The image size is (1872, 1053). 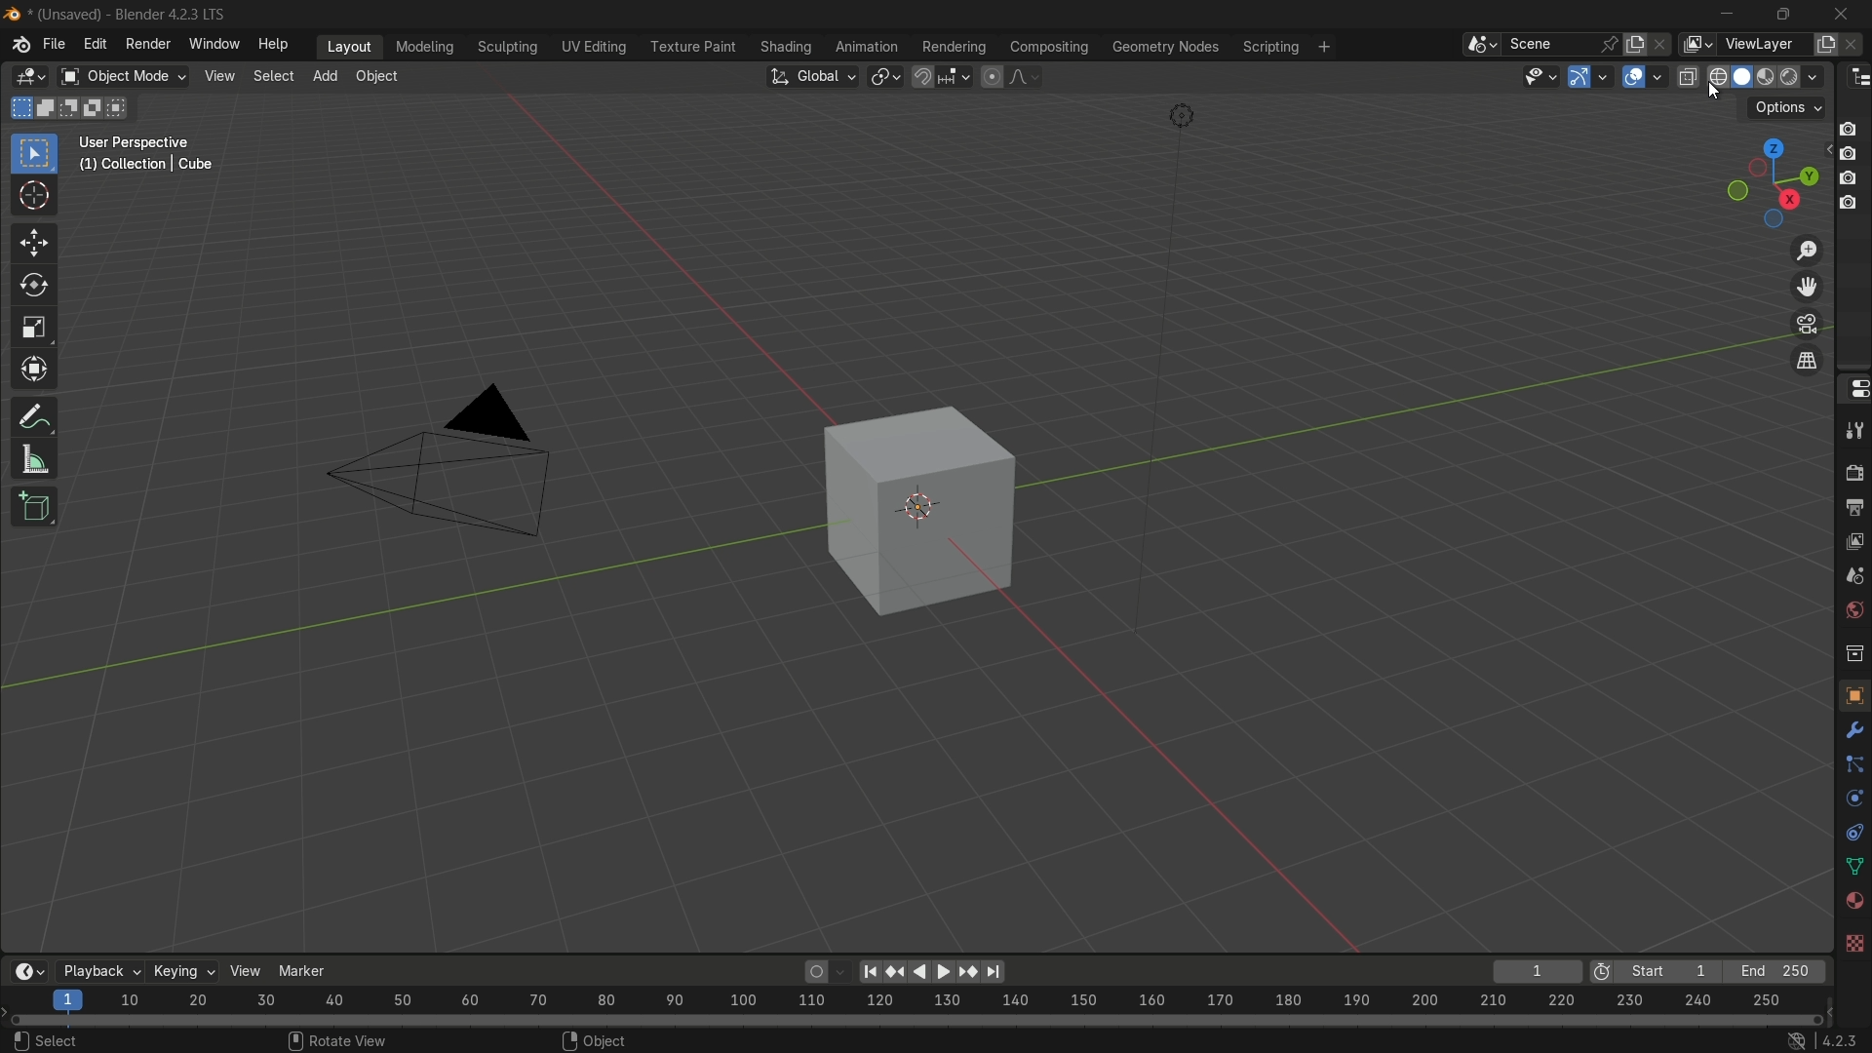 I want to click on material, so click(x=1852, y=905).